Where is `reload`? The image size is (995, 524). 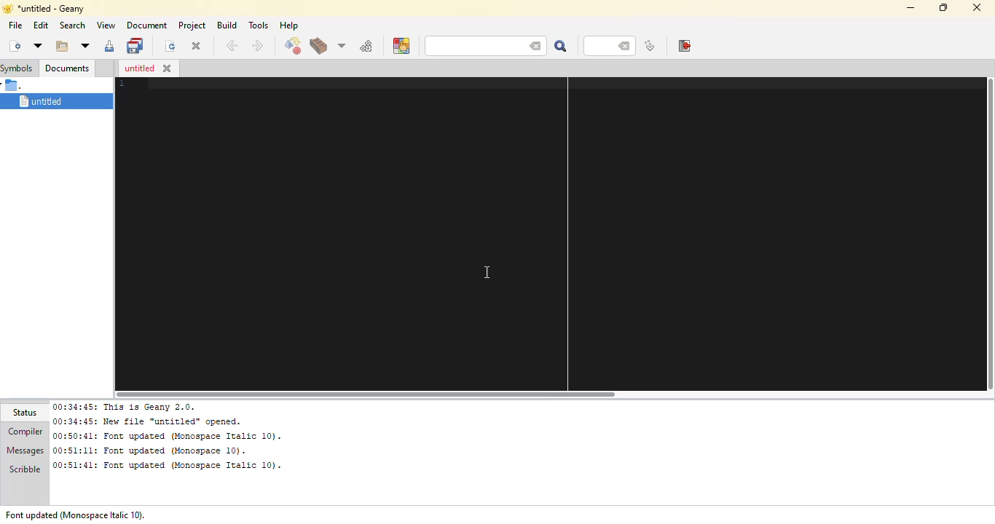
reload is located at coordinates (168, 46).